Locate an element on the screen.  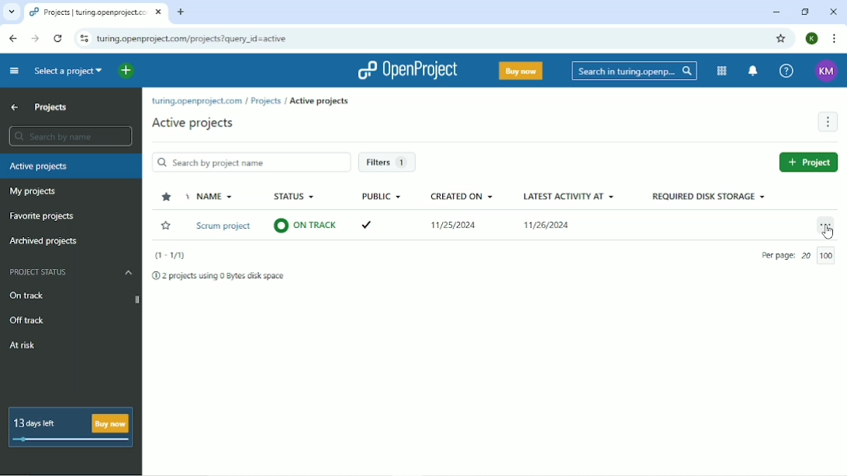
OpenProject is located at coordinates (410, 70).